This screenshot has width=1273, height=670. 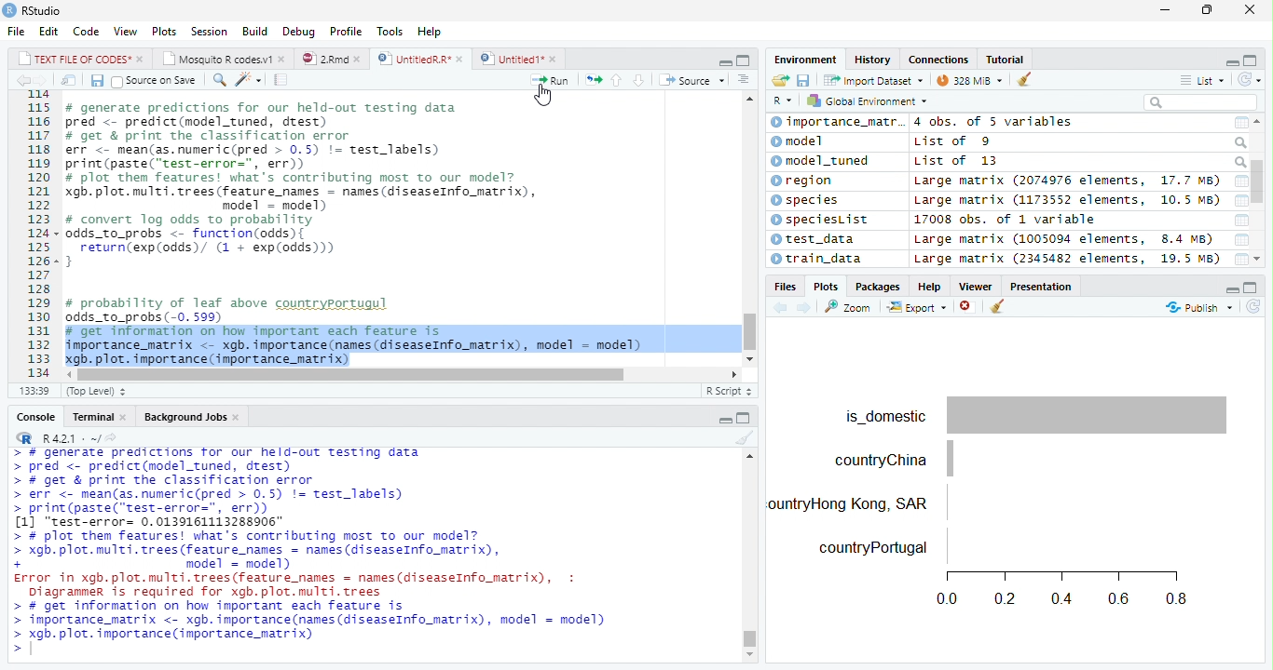 I want to click on Presentation, so click(x=1043, y=285).